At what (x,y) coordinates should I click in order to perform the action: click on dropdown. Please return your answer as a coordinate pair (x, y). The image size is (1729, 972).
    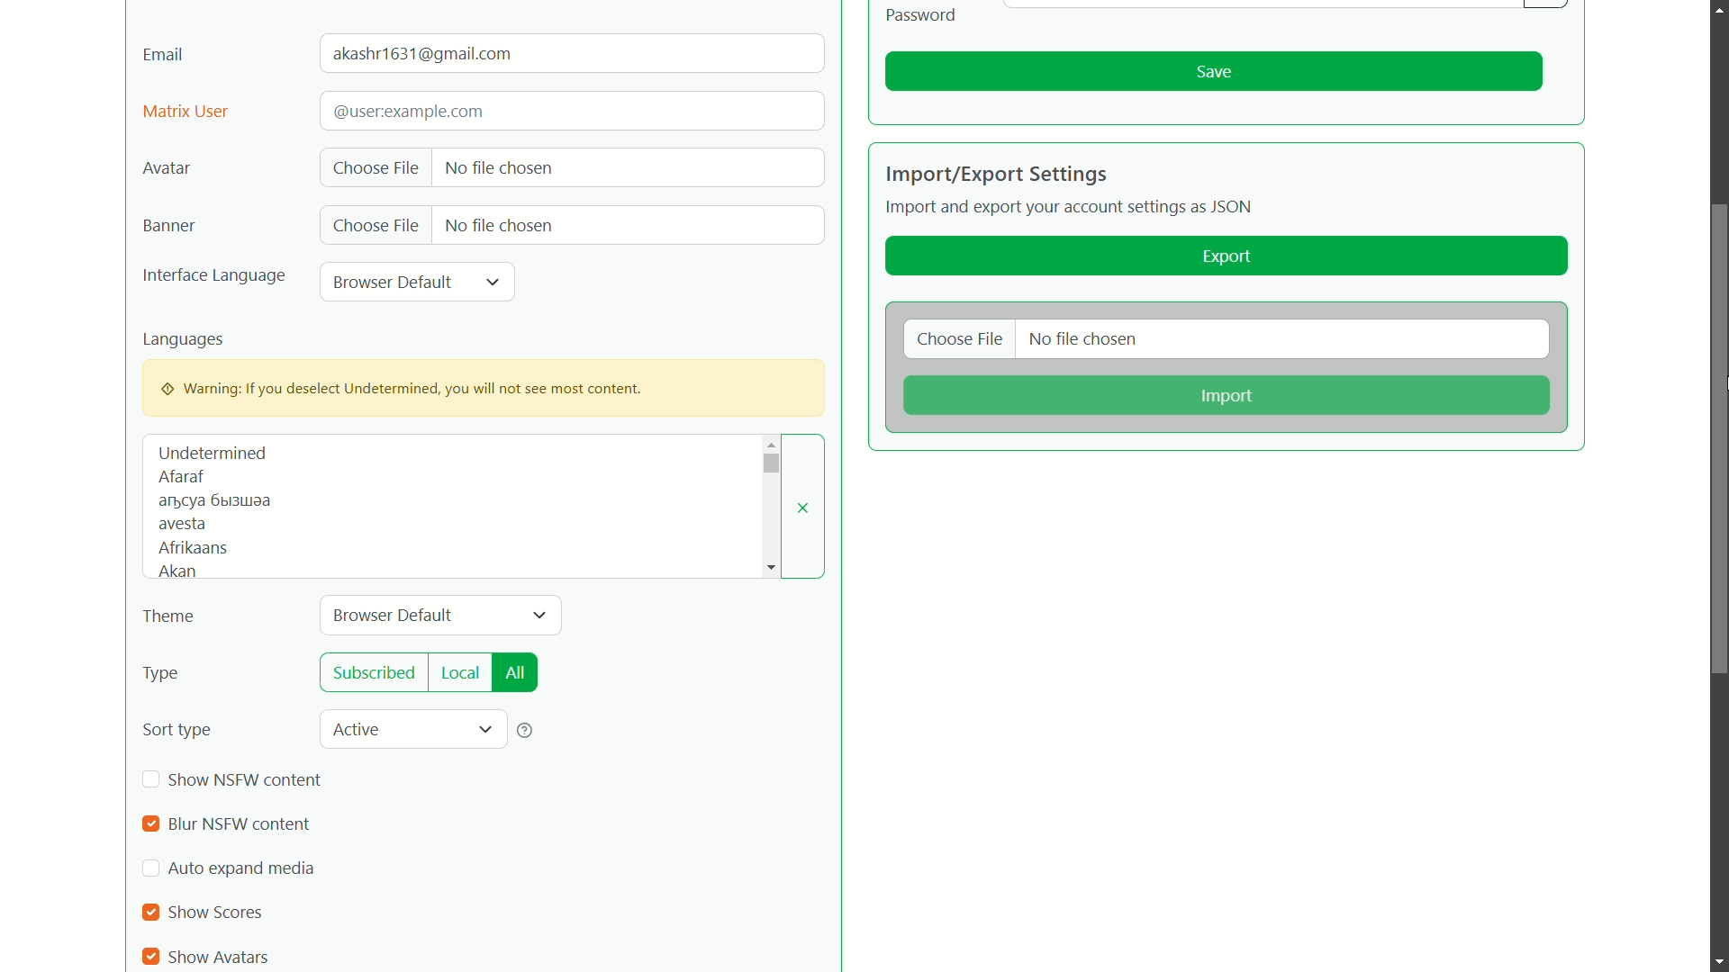
    Looking at the image, I should click on (539, 616).